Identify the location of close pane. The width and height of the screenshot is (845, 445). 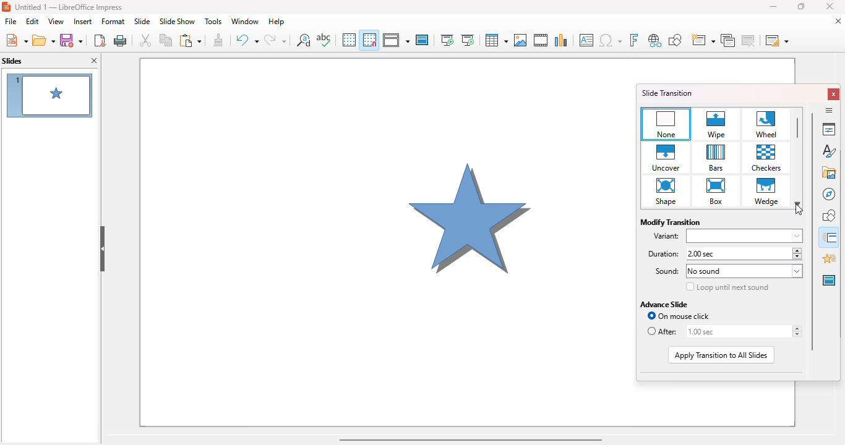
(94, 60).